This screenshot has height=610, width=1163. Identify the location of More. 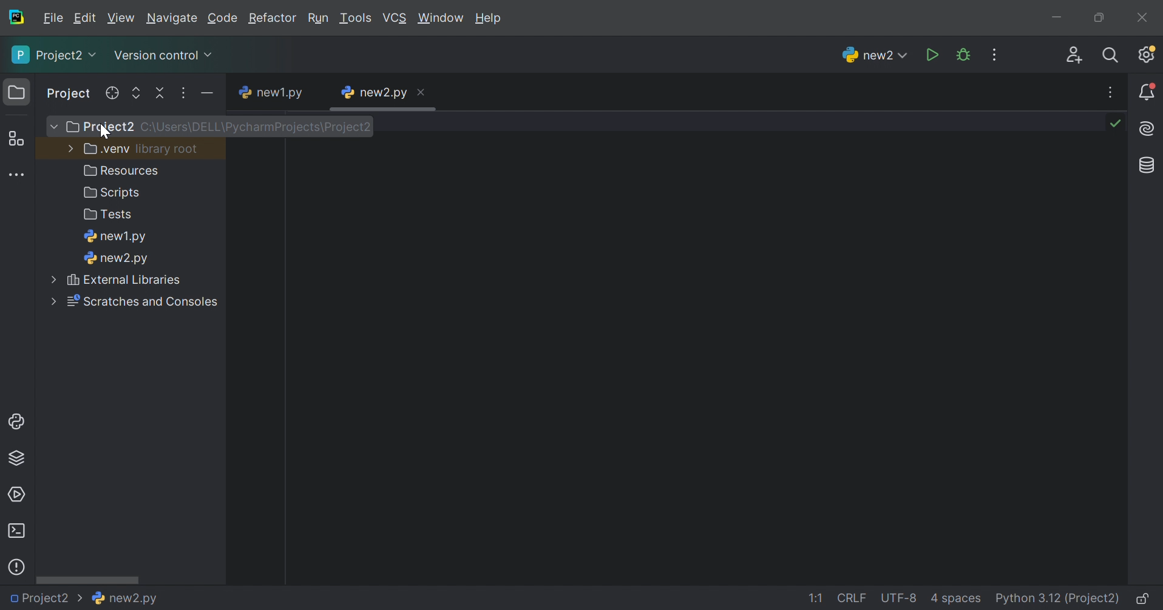
(53, 280).